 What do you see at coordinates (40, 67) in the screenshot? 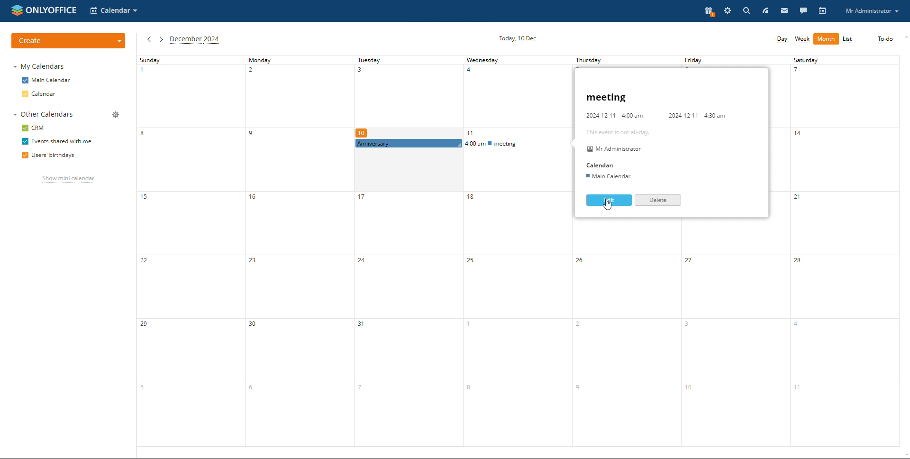
I see `my calendars` at bounding box center [40, 67].